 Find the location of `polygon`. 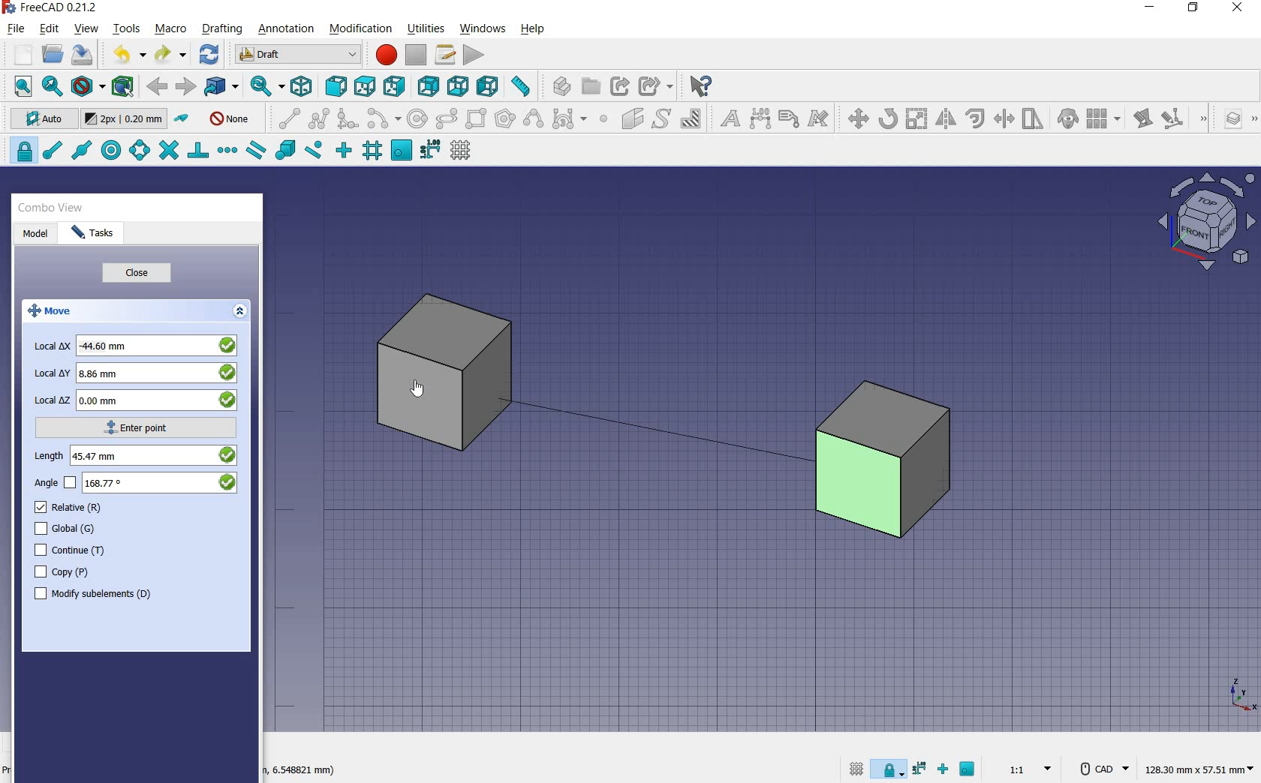

polygon is located at coordinates (505, 119).